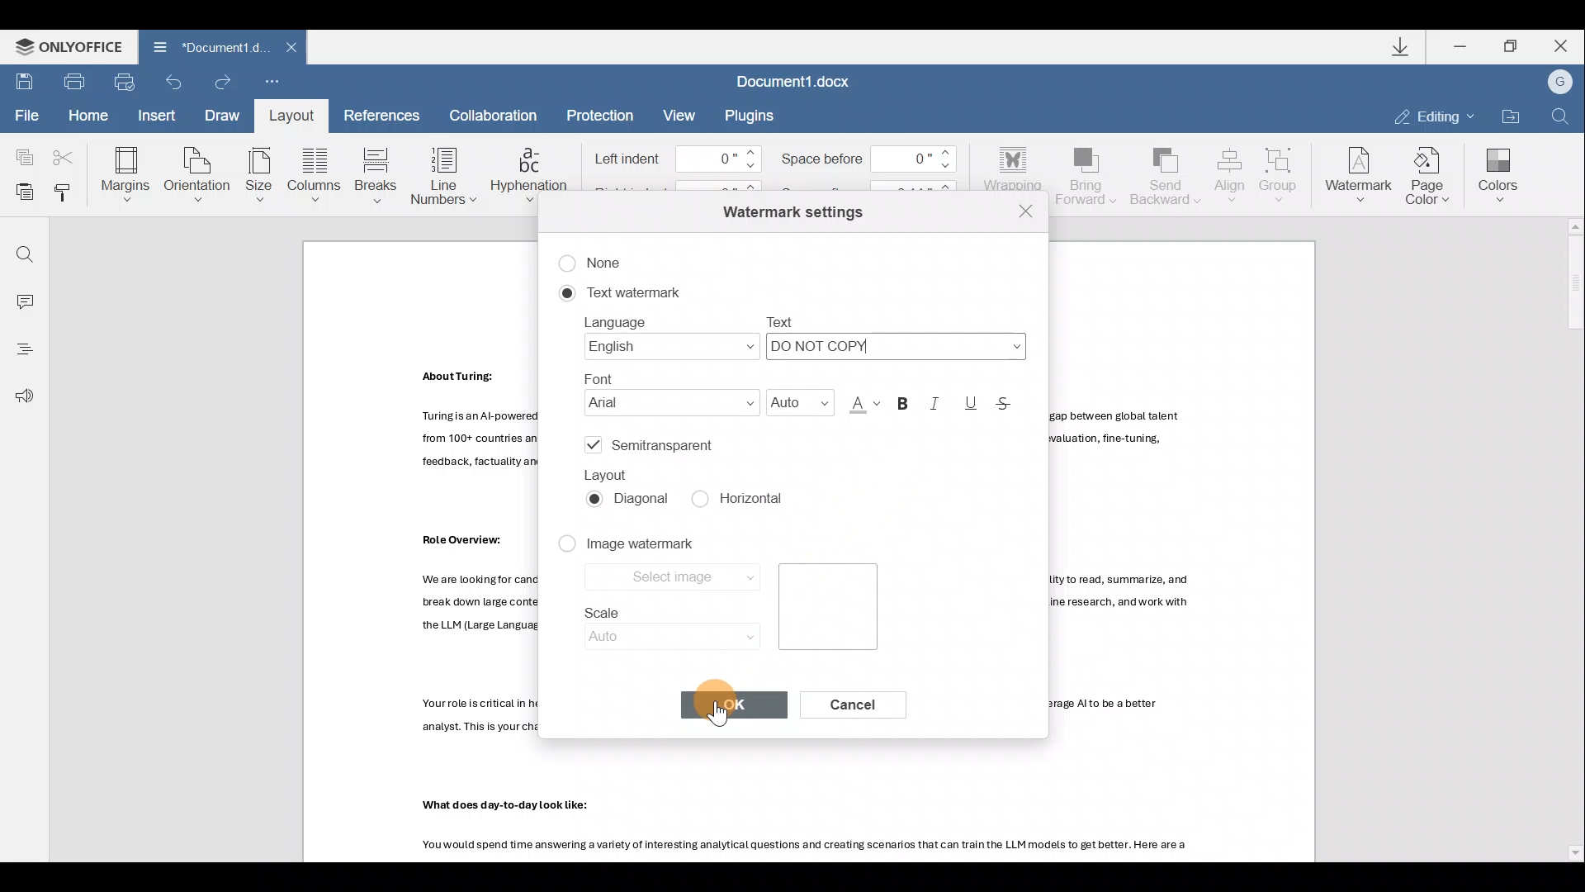  I want to click on Editing mode, so click(1431, 115).